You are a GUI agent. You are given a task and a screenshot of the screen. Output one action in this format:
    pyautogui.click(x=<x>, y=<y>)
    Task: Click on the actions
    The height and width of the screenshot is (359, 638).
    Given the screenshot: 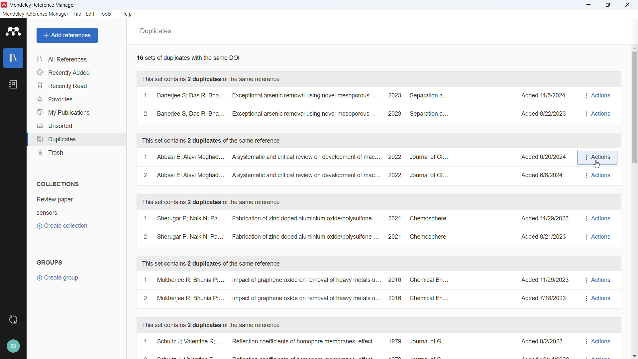 What is the action you would take?
    pyautogui.click(x=599, y=290)
    